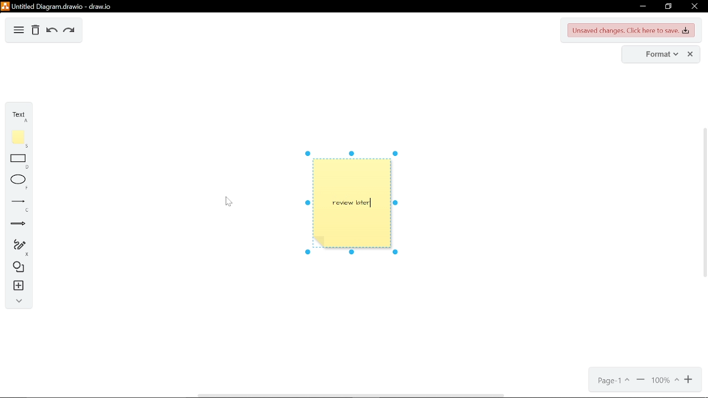  Describe the element at coordinates (641, 382) in the screenshot. I see `zoom out` at that location.